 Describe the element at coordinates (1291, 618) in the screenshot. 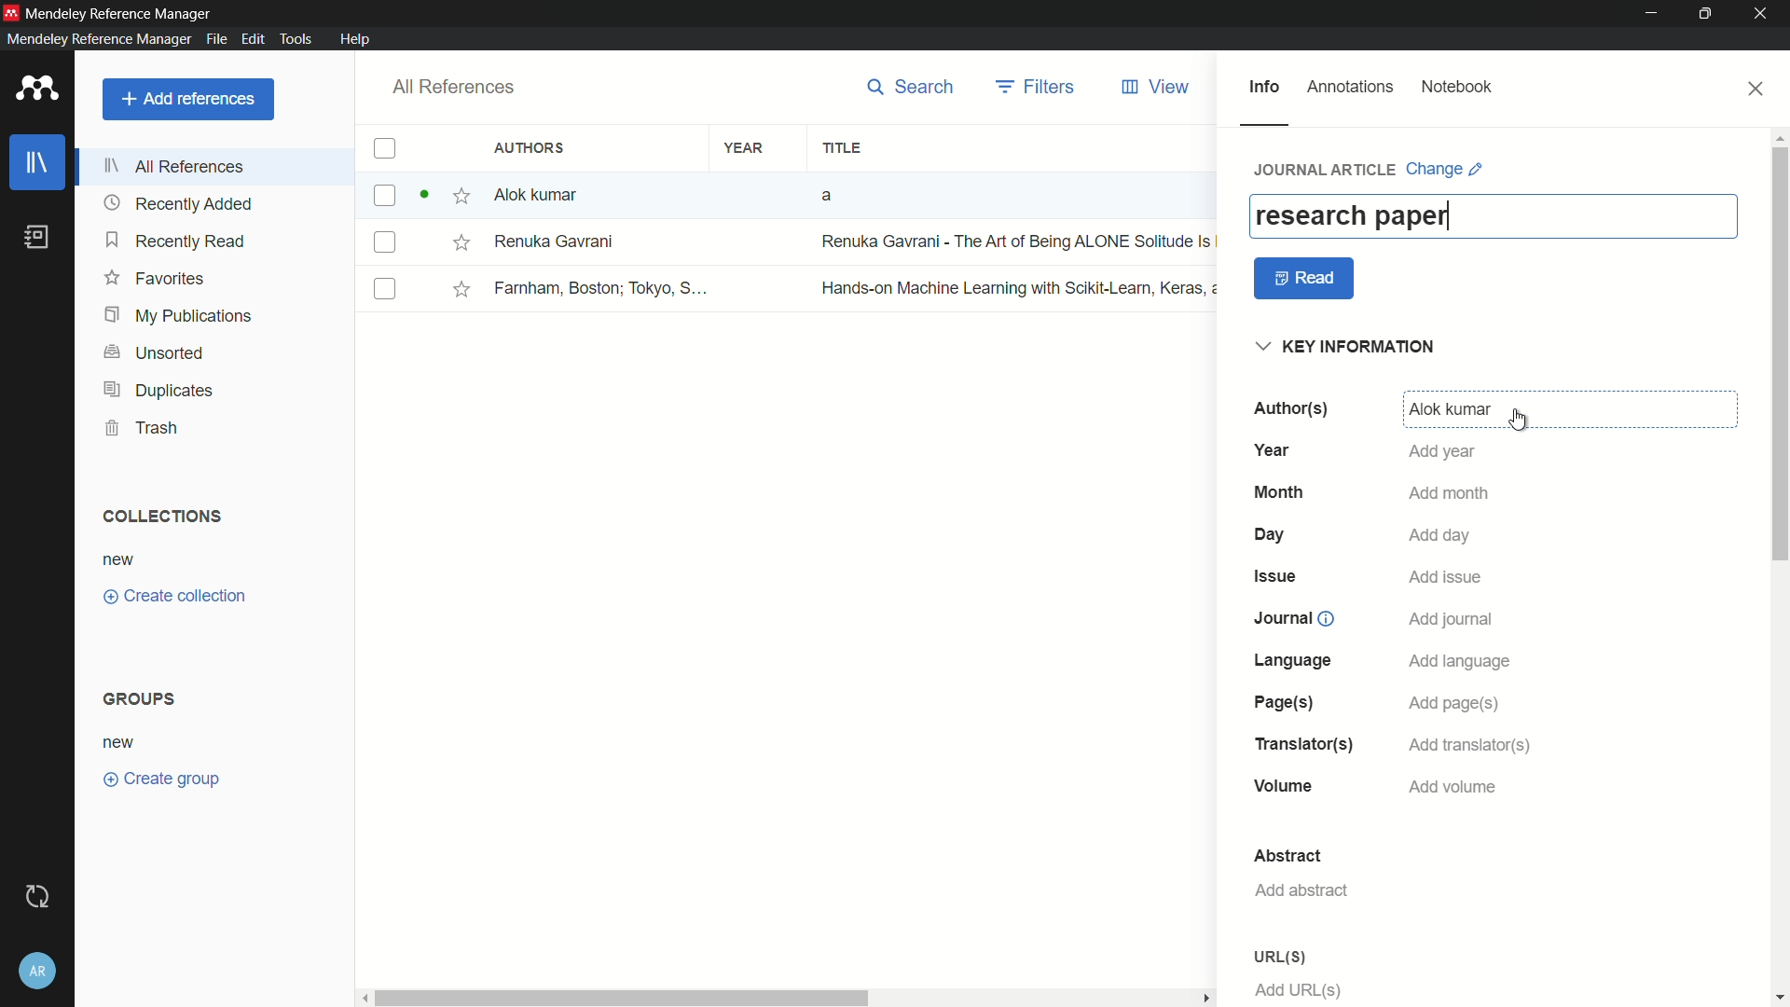

I see `journal` at that location.